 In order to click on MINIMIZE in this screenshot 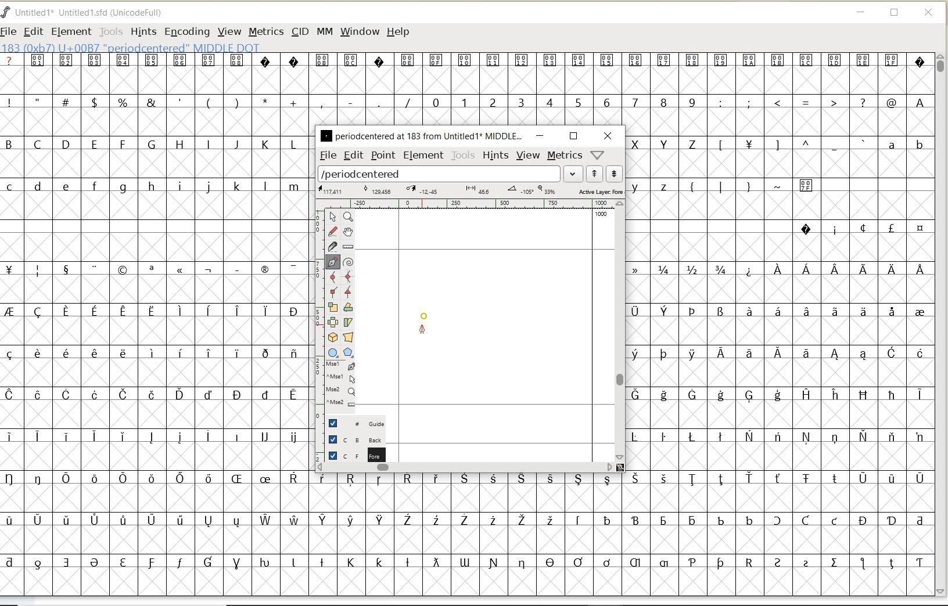, I will do `click(861, 14)`.